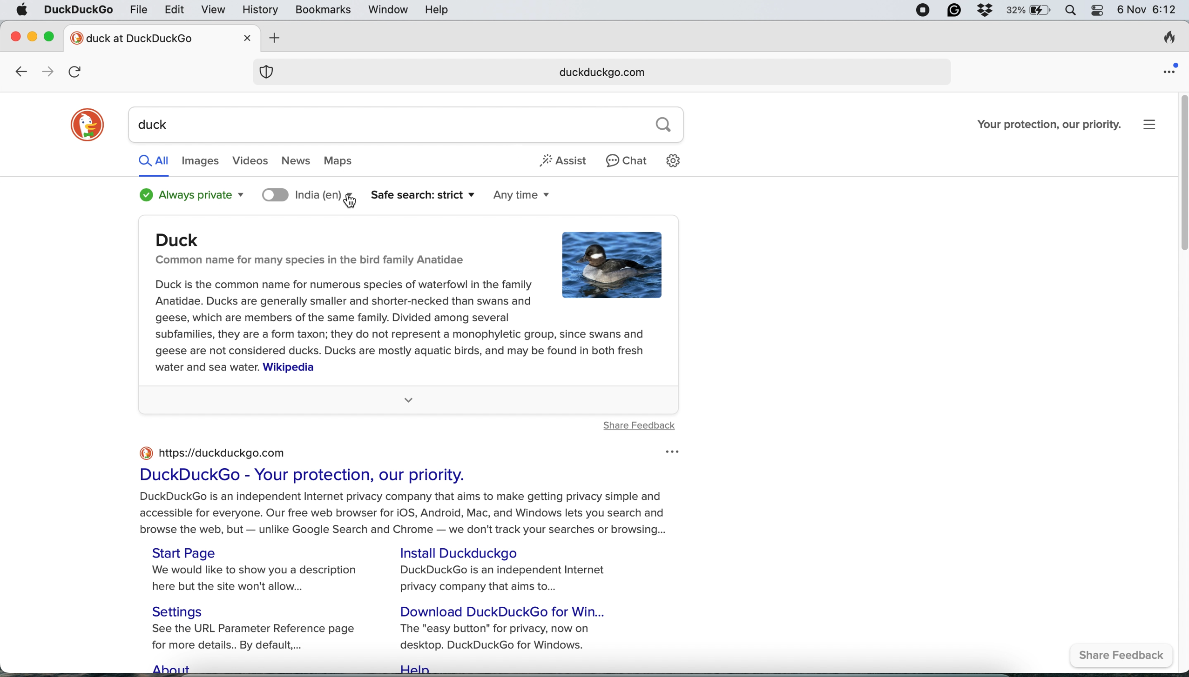  I want to click on refresh, so click(78, 72).